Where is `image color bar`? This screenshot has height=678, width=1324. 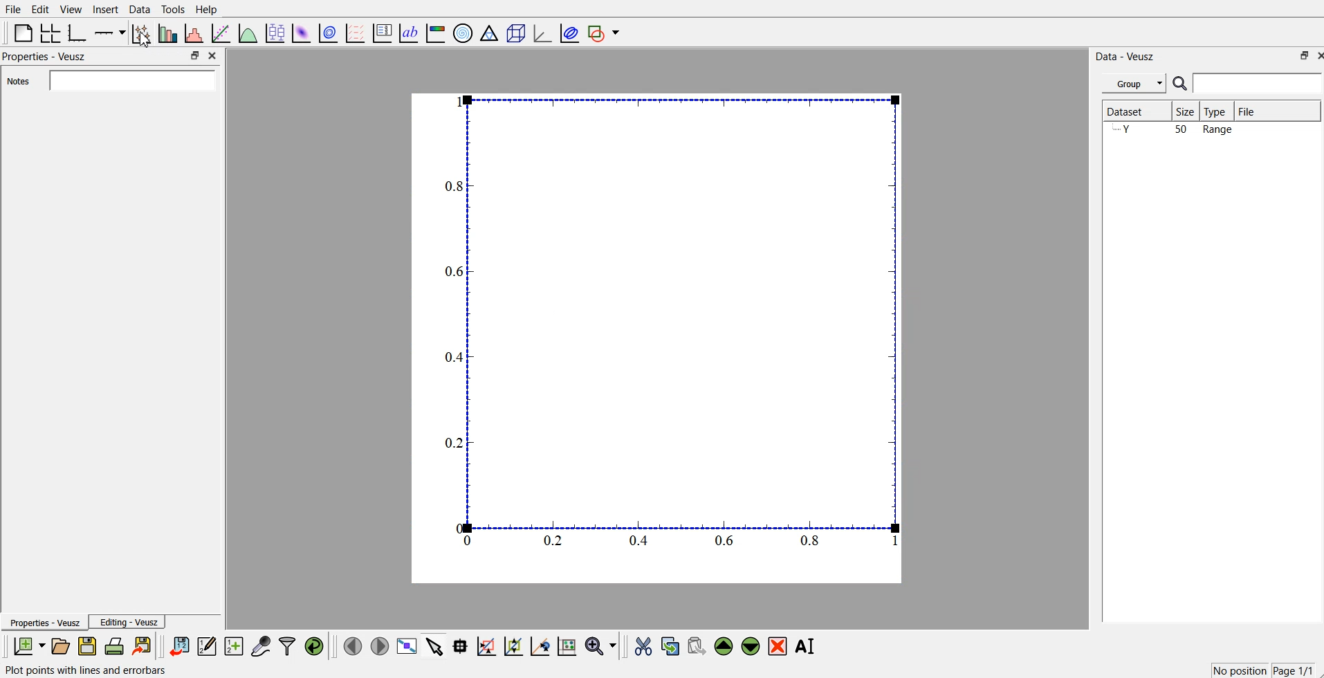
image color bar is located at coordinates (435, 32).